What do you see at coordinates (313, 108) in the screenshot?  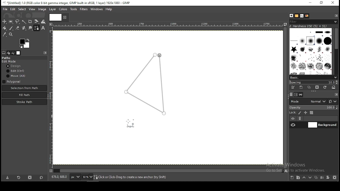 I see `opacity` at bounding box center [313, 108].